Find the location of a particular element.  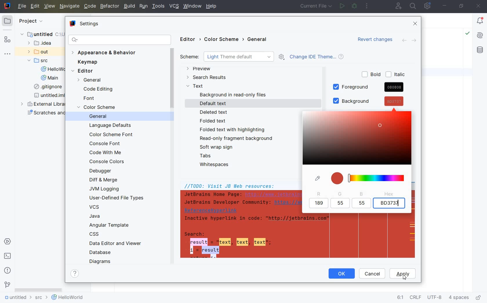

SCHEME is located at coordinates (228, 57).